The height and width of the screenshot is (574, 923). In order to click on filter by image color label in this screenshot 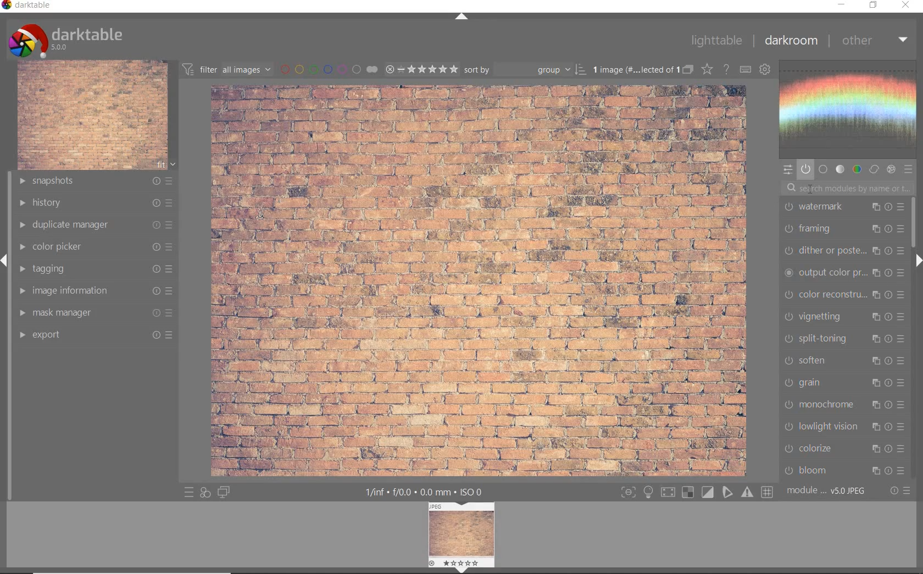, I will do `click(327, 69)`.